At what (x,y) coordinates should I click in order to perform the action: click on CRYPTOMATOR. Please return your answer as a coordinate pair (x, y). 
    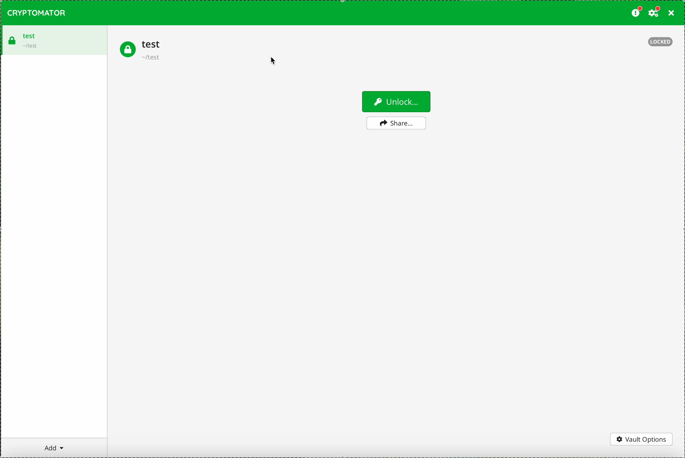
    Looking at the image, I should click on (37, 13).